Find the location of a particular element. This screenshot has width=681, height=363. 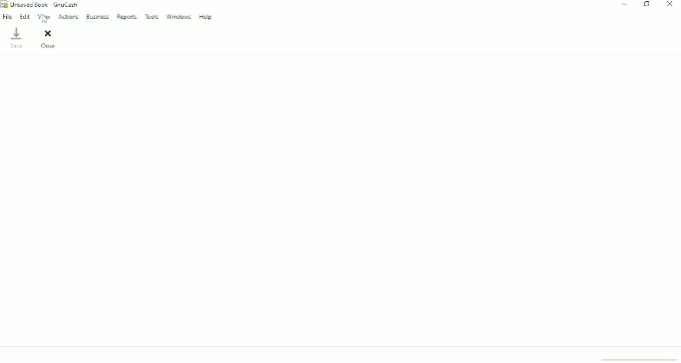

Close is located at coordinates (671, 5).